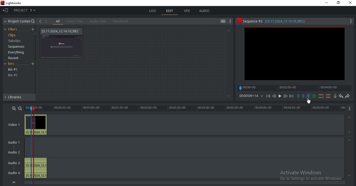  What do you see at coordinates (304, 96) in the screenshot?
I see `add mark` at bounding box center [304, 96].